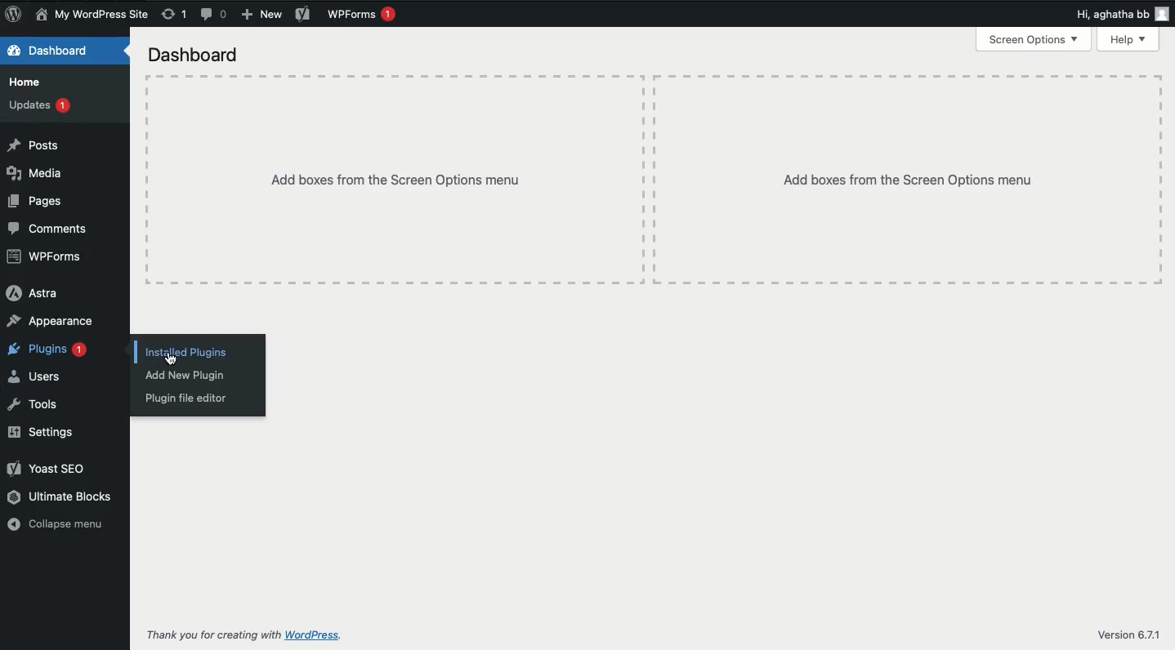 The width and height of the screenshot is (1175, 650). What do you see at coordinates (30, 81) in the screenshot?
I see `Home` at bounding box center [30, 81].